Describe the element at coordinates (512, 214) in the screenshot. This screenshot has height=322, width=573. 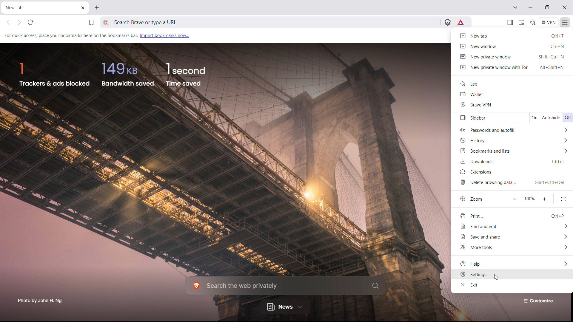
I see `print` at that location.